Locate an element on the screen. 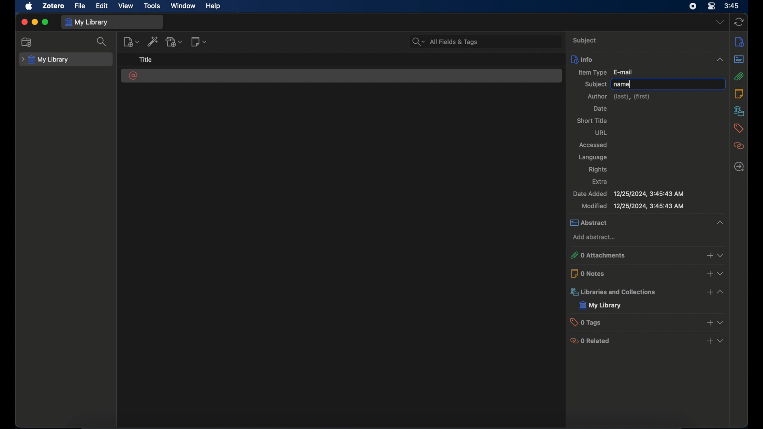 This screenshot has height=429, width=763. minimize is located at coordinates (35, 22).